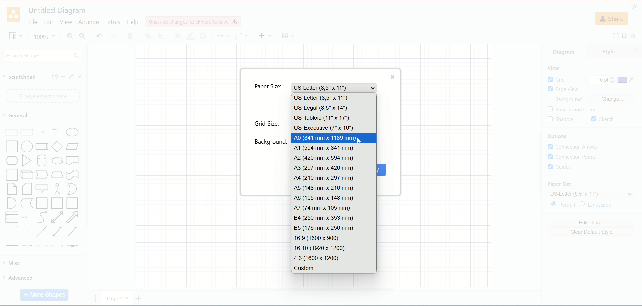  Describe the element at coordinates (56, 10) in the screenshot. I see `title` at that location.